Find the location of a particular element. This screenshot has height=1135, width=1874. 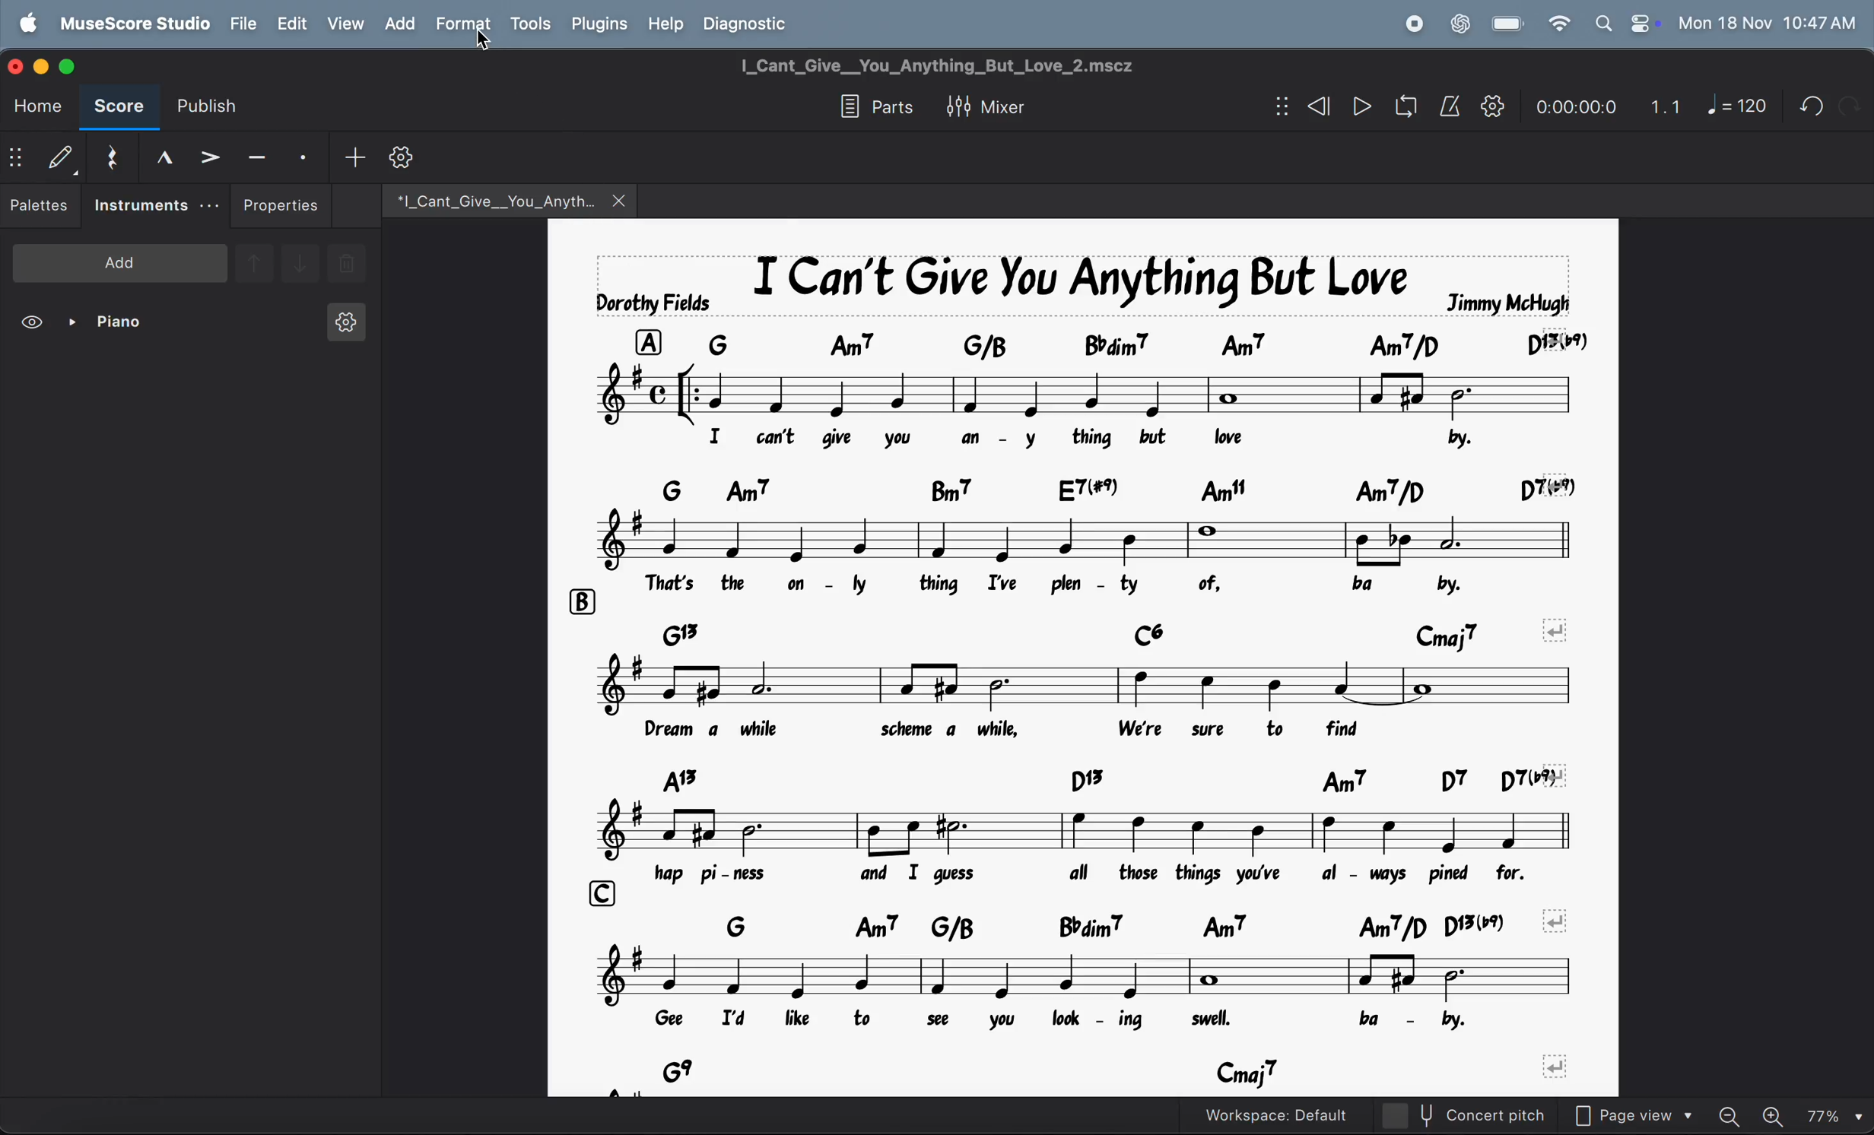

1.1 is located at coordinates (1666, 103).